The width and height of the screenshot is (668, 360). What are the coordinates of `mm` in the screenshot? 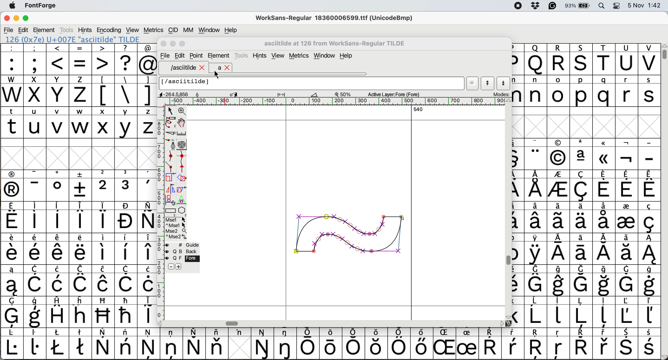 It's located at (188, 30).